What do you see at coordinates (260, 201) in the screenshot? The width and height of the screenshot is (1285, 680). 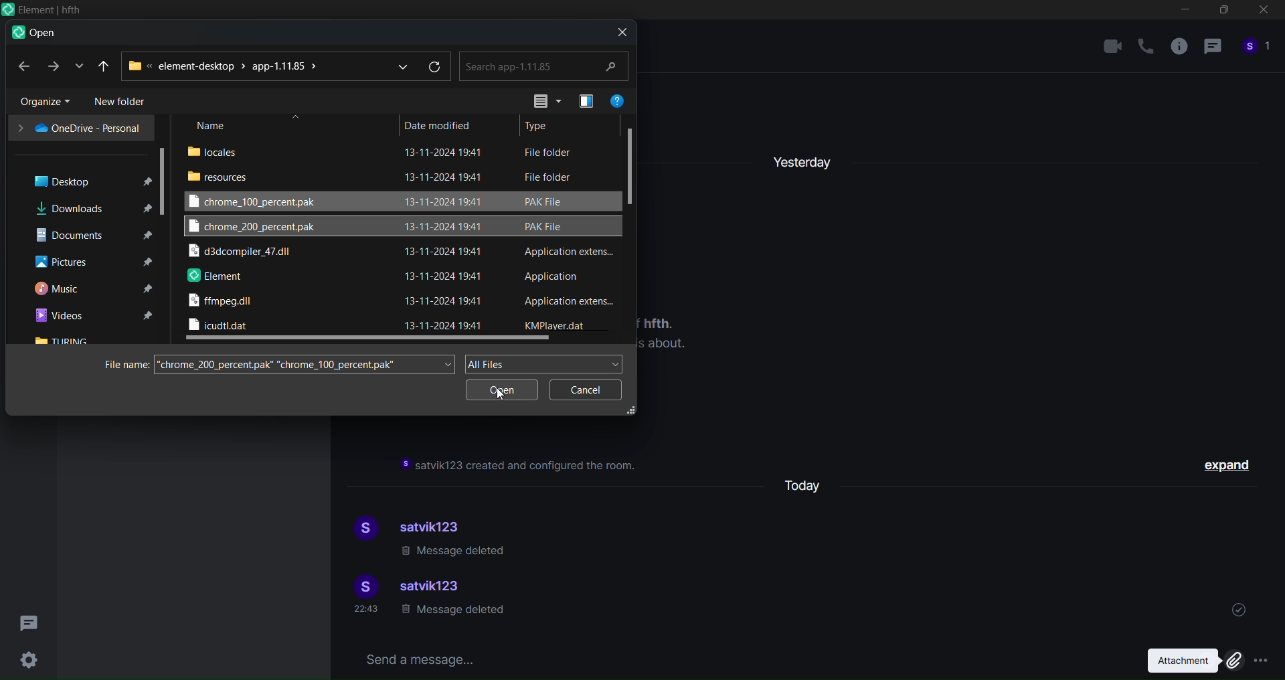 I see `chrome 100` at bounding box center [260, 201].